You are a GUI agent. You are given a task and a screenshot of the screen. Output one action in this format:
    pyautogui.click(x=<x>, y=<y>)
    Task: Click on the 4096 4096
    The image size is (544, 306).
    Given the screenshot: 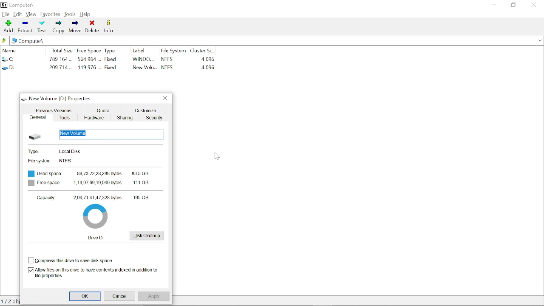 What is the action you would take?
    pyautogui.click(x=207, y=63)
    